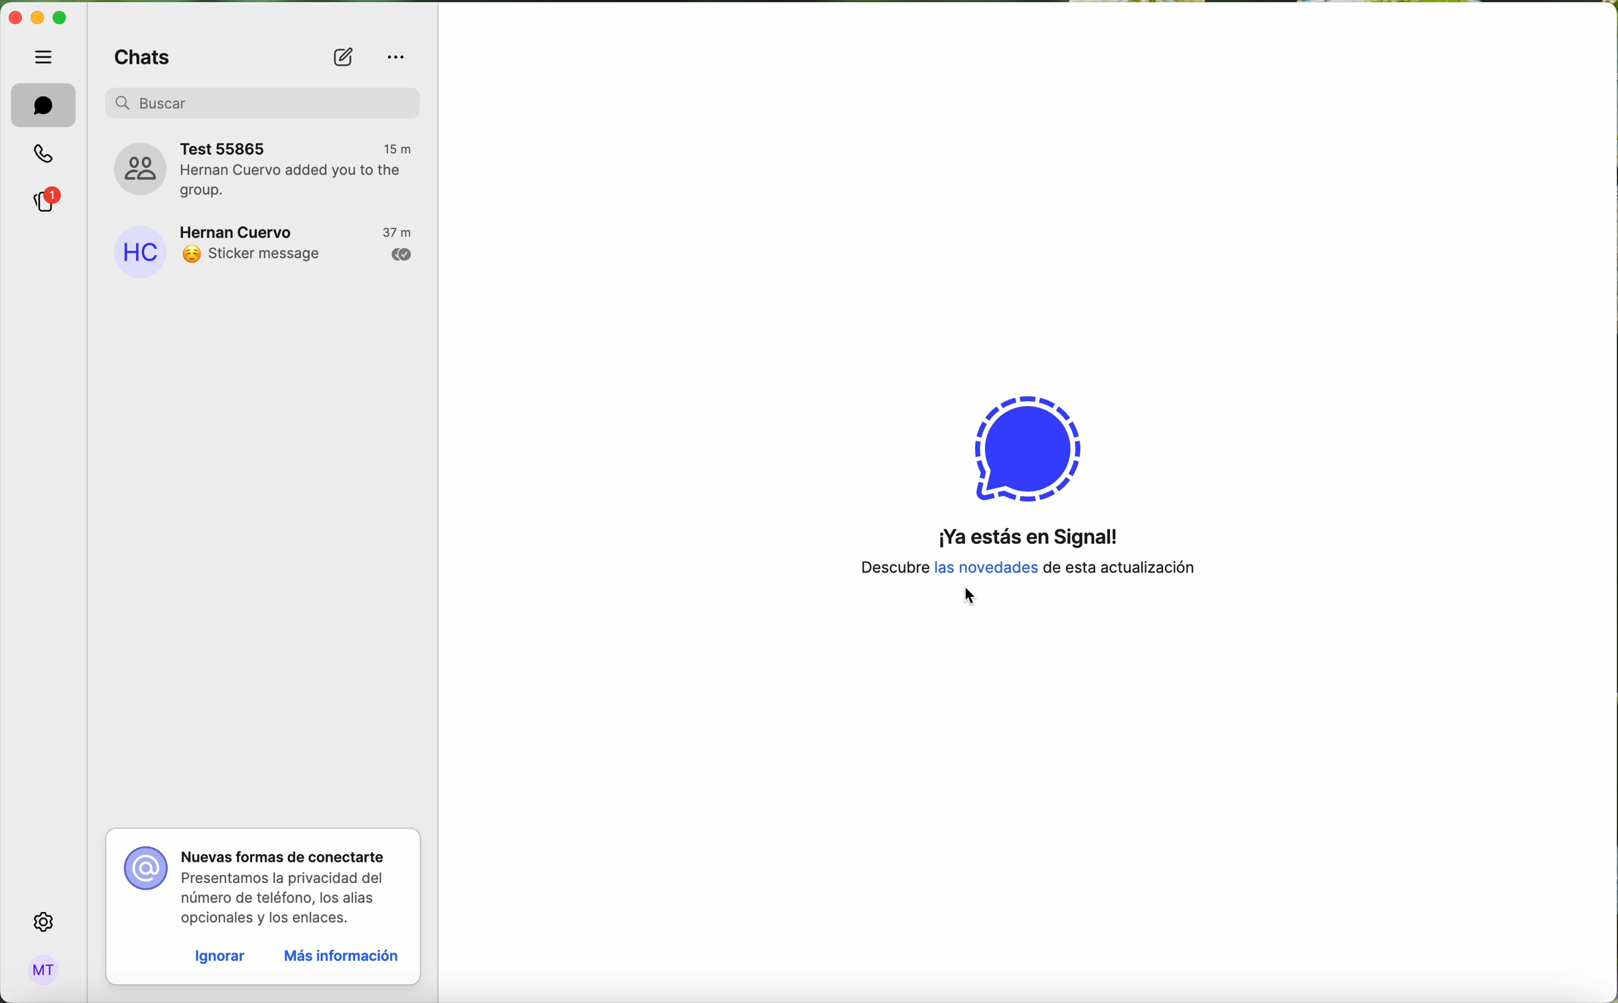 The width and height of the screenshot is (1618, 1003). What do you see at coordinates (47, 56) in the screenshot?
I see `hide tabs` at bounding box center [47, 56].